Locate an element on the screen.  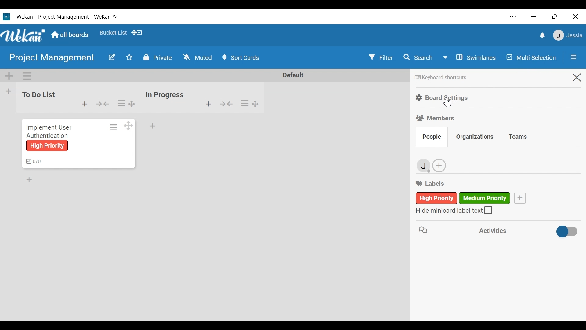
Add Swimlane is located at coordinates (10, 75).